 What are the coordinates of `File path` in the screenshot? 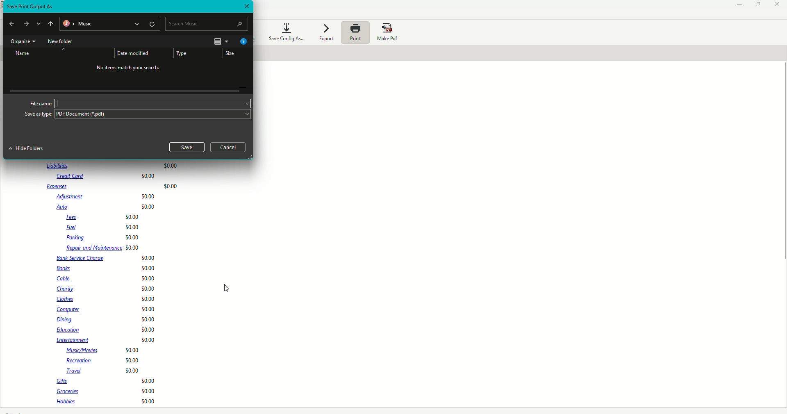 It's located at (110, 25).